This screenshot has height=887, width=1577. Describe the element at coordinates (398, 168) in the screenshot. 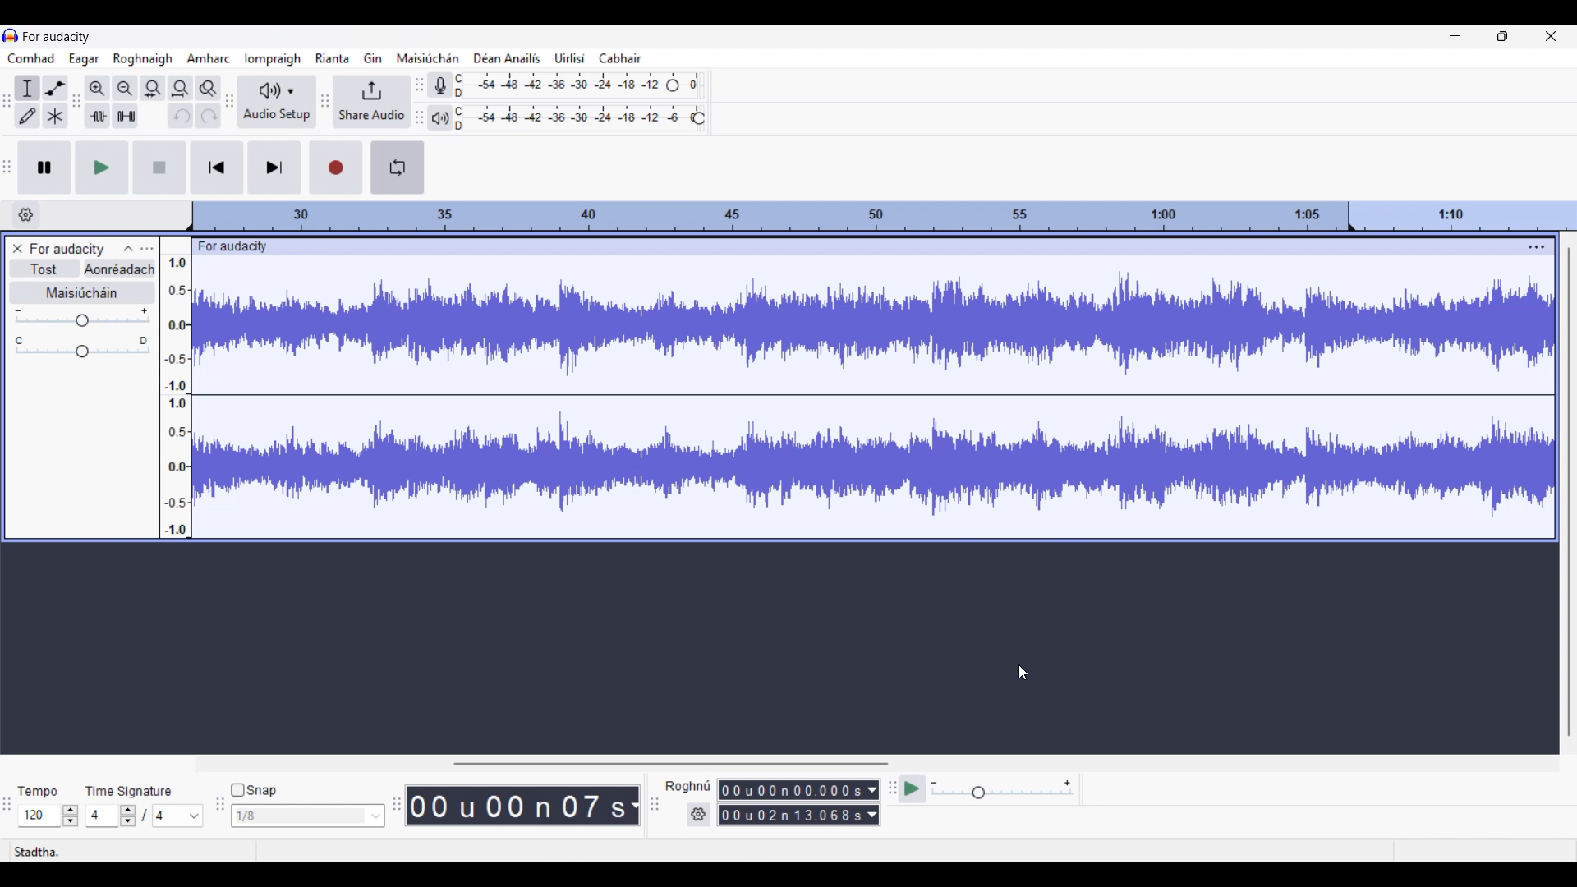

I see `Enable looping` at that location.